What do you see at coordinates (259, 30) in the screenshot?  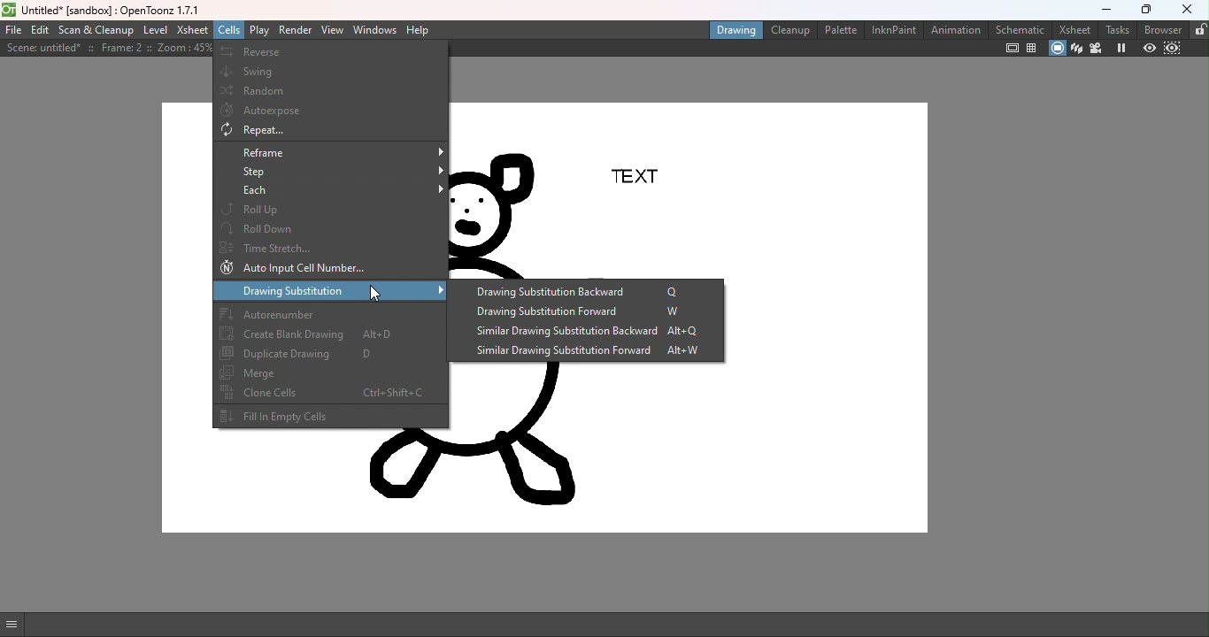 I see `Play` at bounding box center [259, 30].